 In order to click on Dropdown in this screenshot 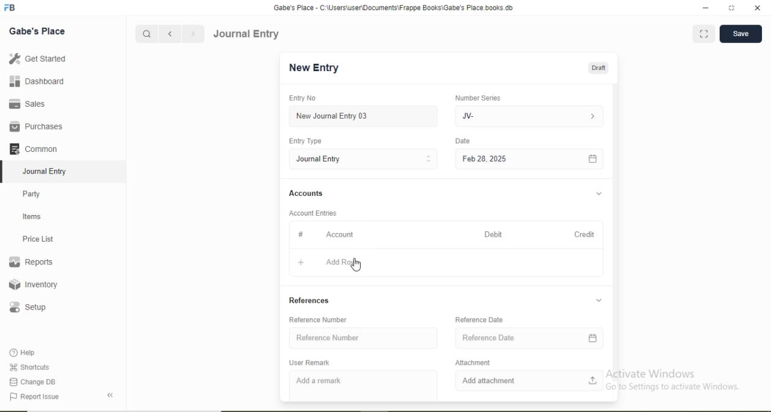, I will do `click(599, 300)`.